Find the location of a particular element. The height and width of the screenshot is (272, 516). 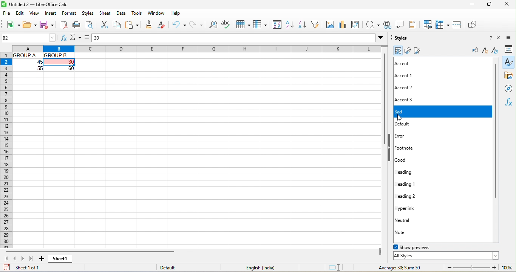

Group B is located at coordinates (58, 55).